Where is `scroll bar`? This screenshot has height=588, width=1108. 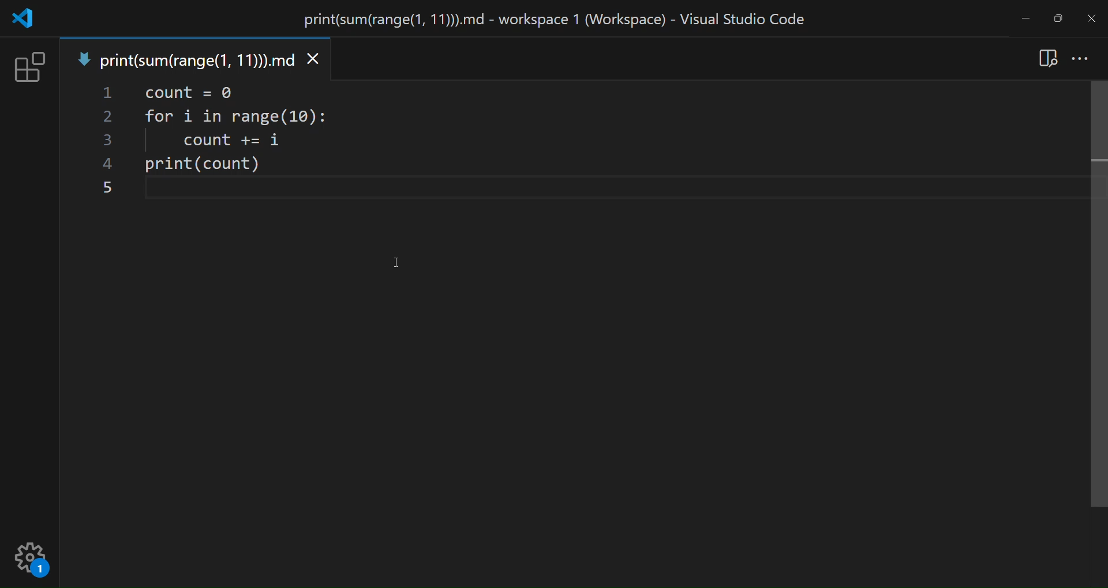 scroll bar is located at coordinates (1093, 298).